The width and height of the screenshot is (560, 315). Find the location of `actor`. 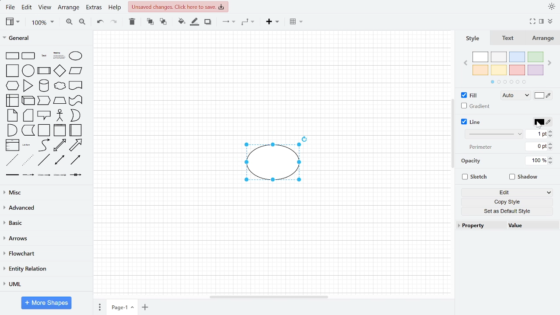

actor is located at coordinates (59, 115).